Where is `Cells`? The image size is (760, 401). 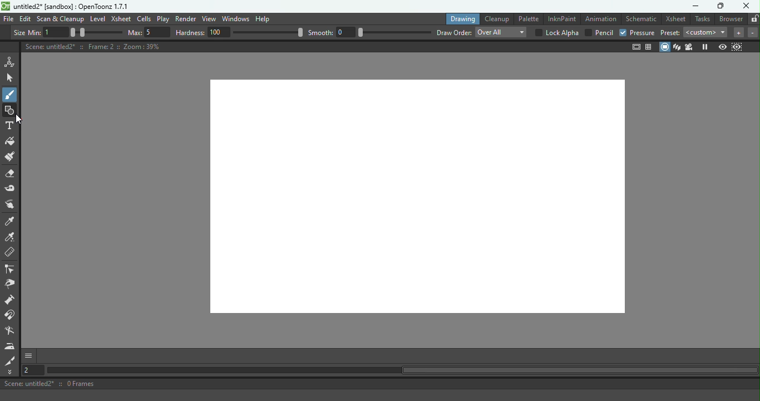
Cells is located at coordinates (144, 18).